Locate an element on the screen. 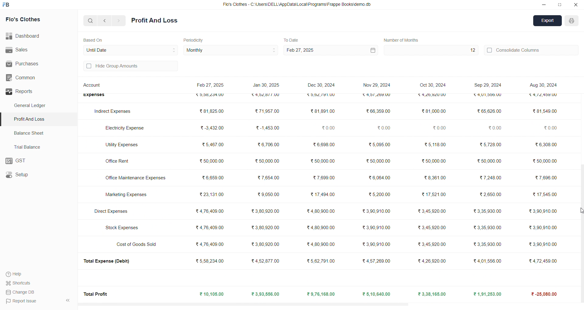 Image resolution: width=584 pixels, height=310 pixels. Stock Expenses is located at coordinates (122, 228).